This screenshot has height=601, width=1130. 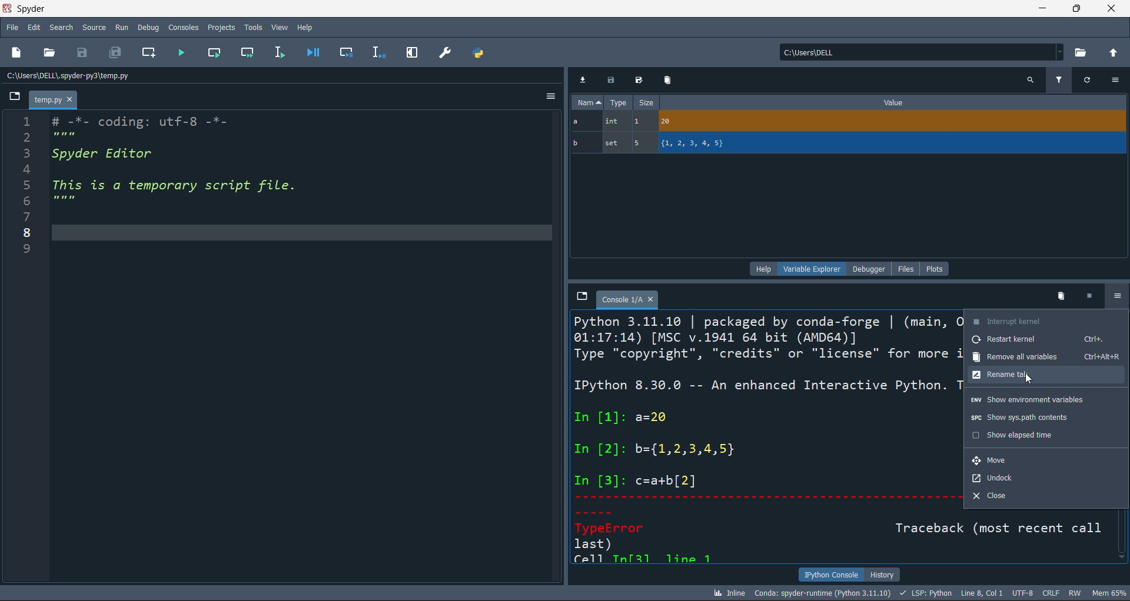 I want to click on delete, so click(x=1059, y=295).